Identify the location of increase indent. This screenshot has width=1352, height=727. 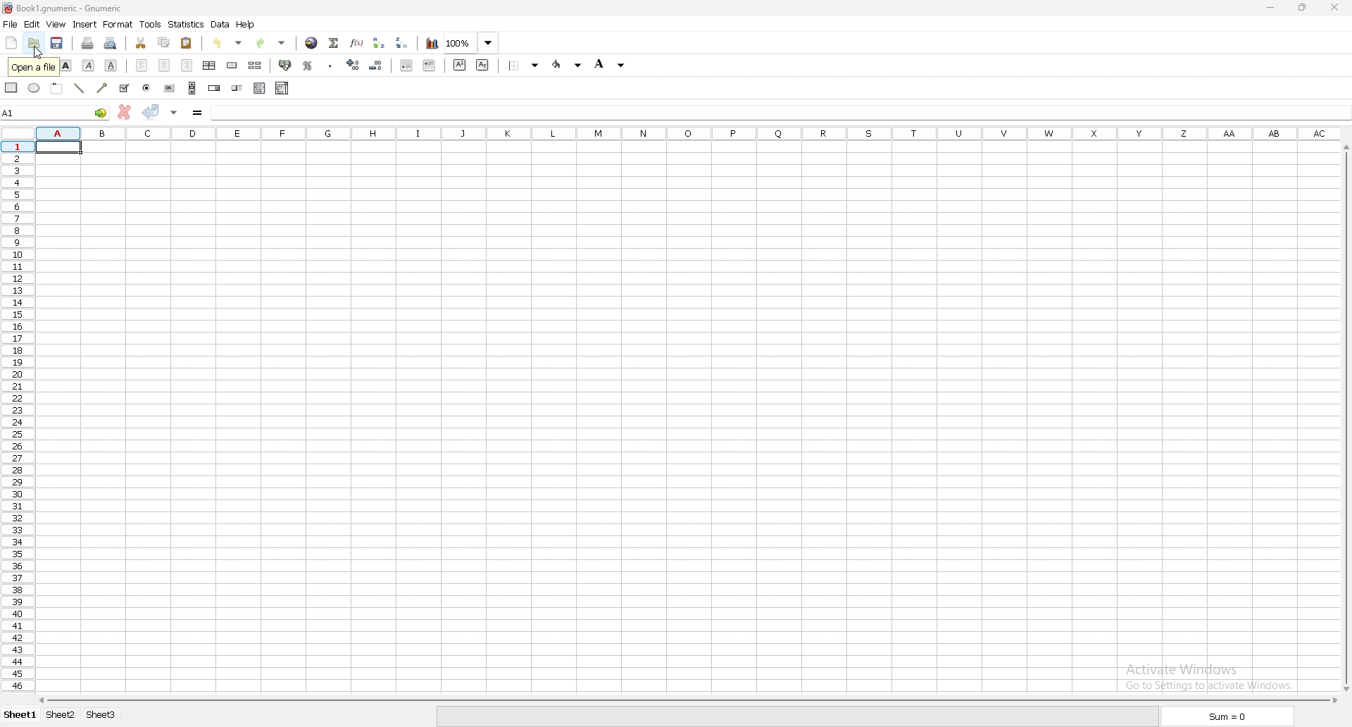
(430, 66).